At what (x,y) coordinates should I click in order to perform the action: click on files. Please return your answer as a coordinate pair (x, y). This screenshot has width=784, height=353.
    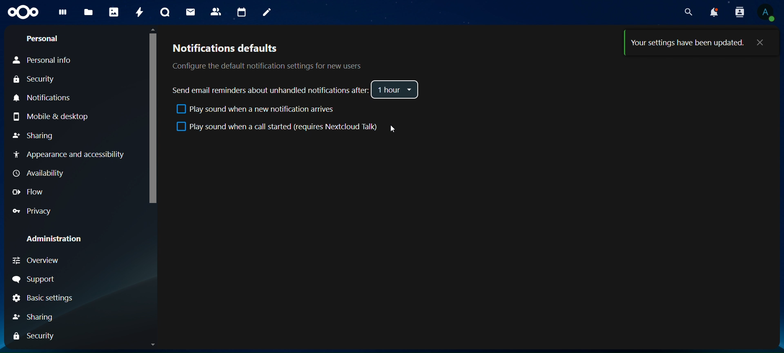
    Looking at the image, I should click on (88, 13).